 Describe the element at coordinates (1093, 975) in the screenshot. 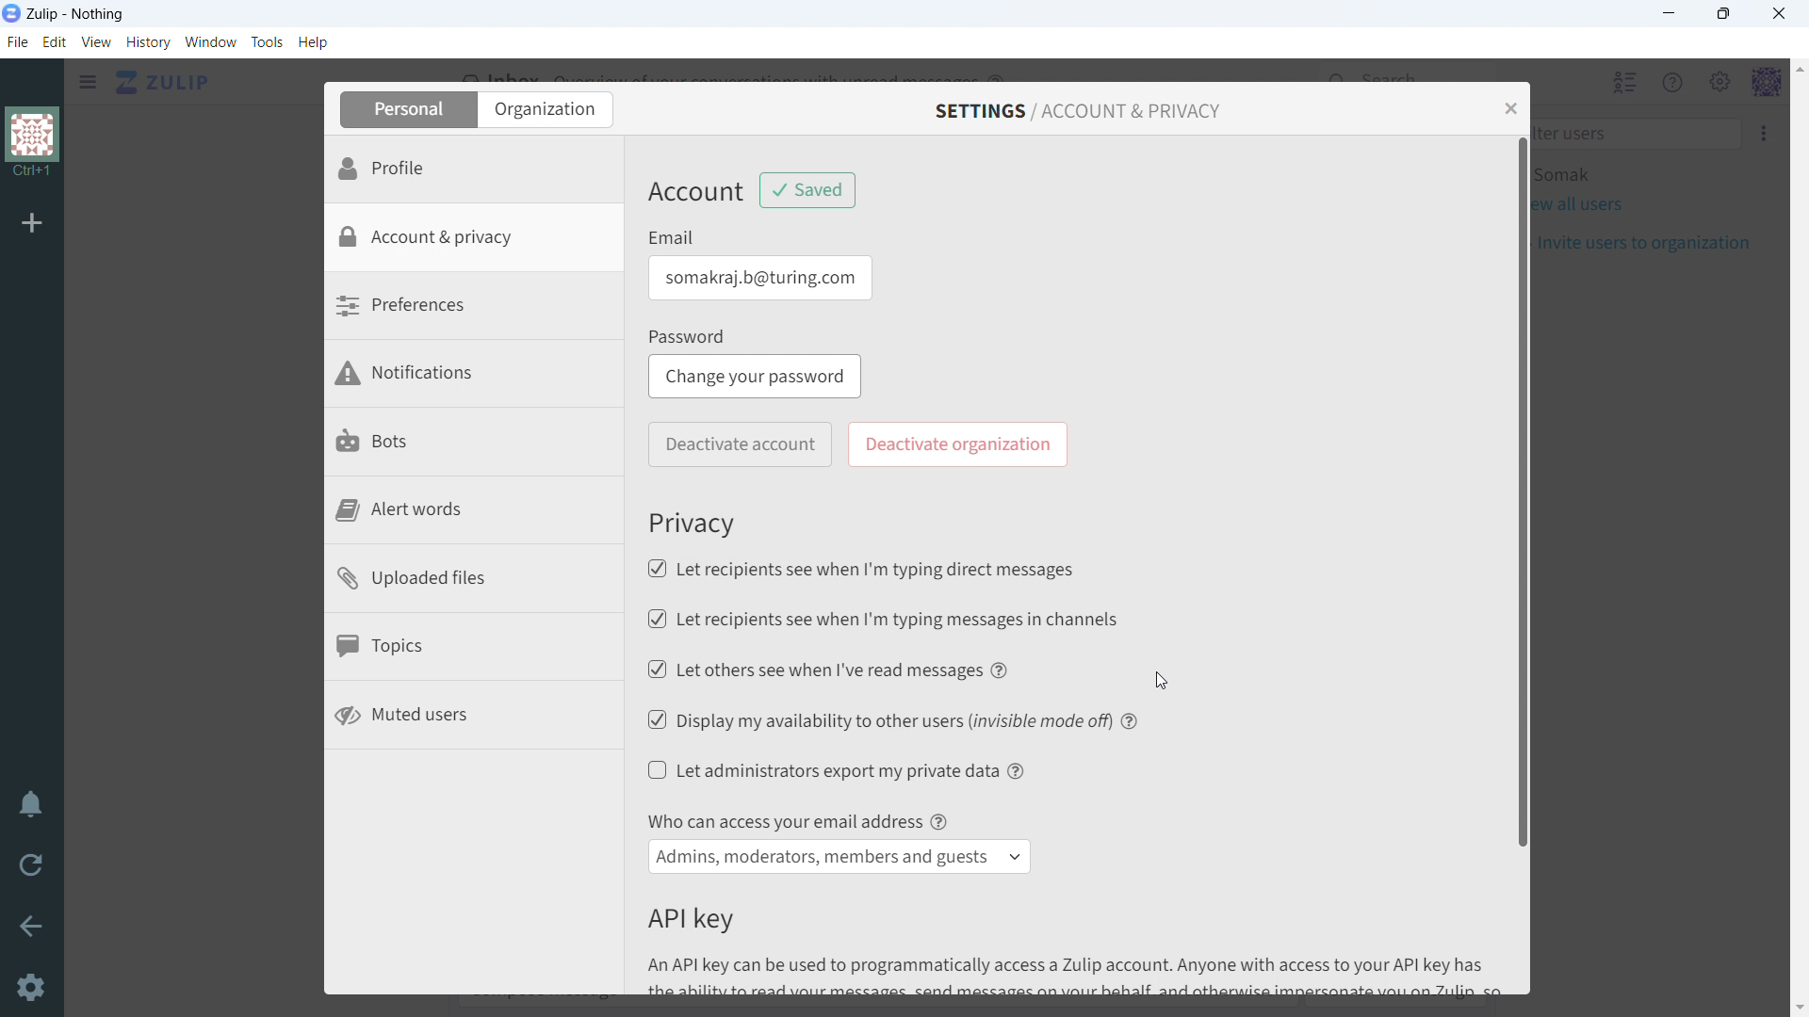

I see `An API key can be used to programmatically access a Zulip account. Anyone with access to your API key has` at that location.